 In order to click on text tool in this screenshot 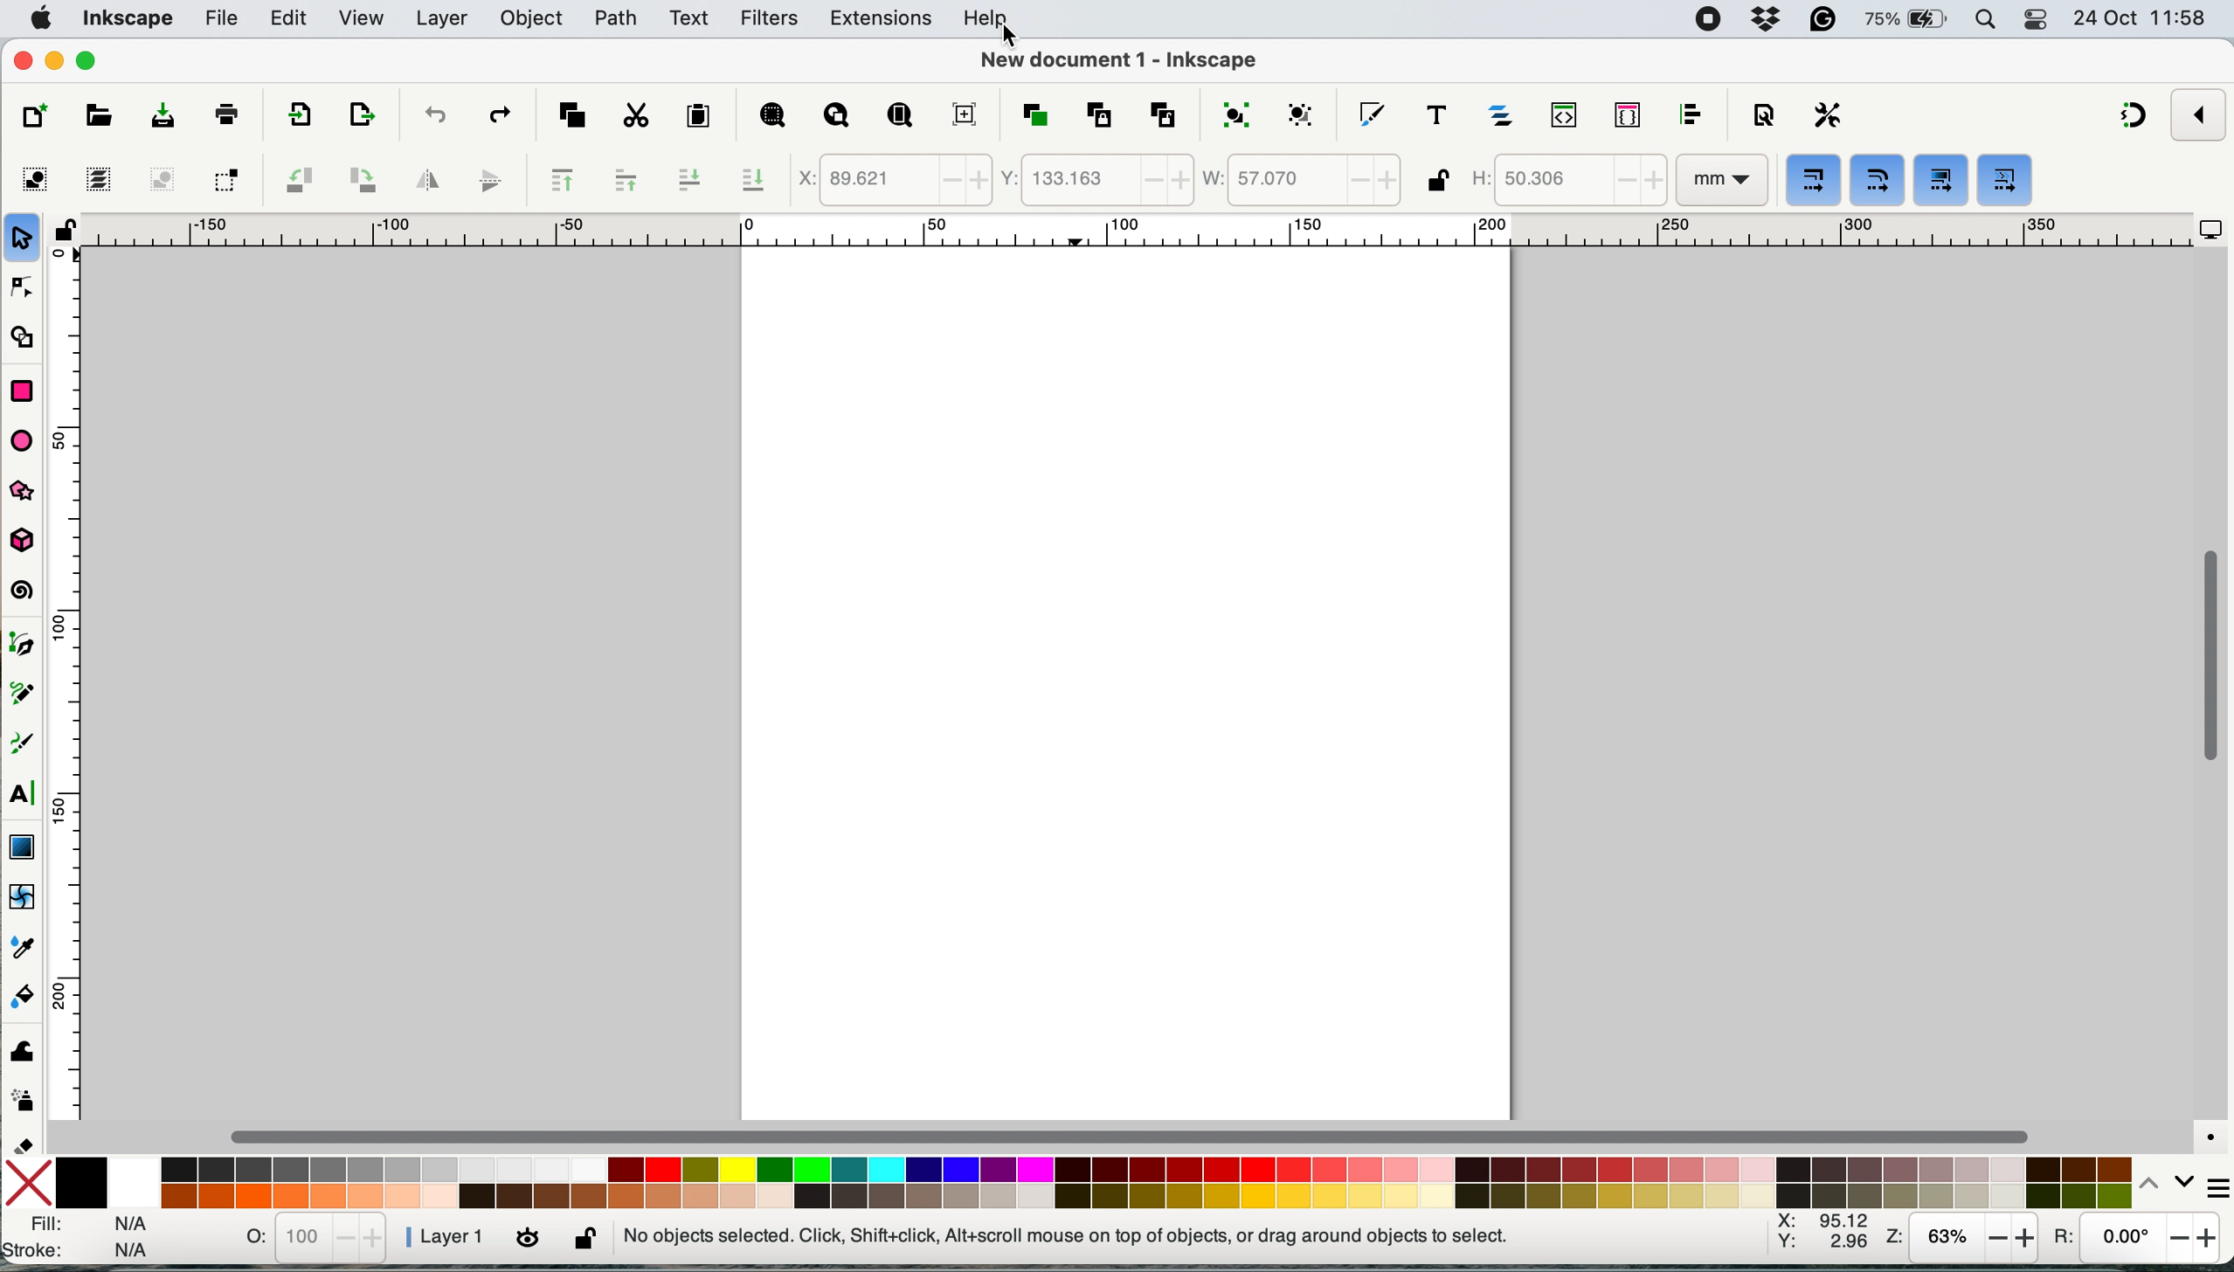, I will do `click(24, 795)`.